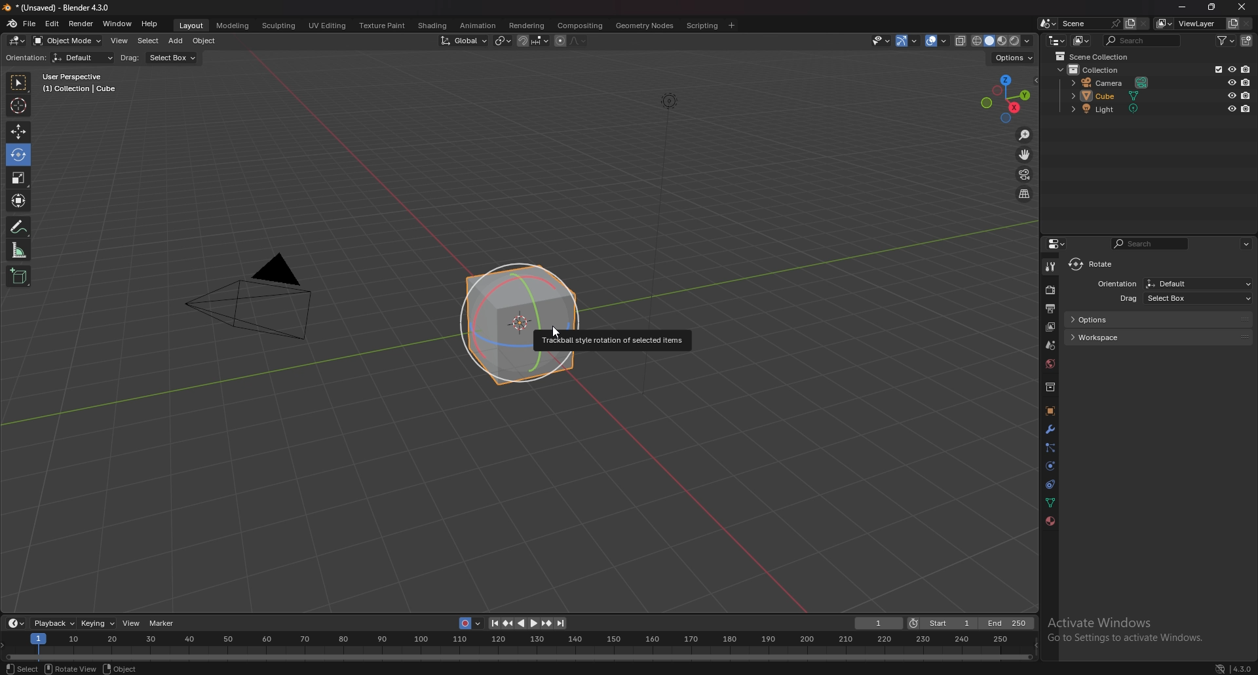 The width and height of the screenshot is (1258, 675). I want to click on filter, so click(1225, 40).